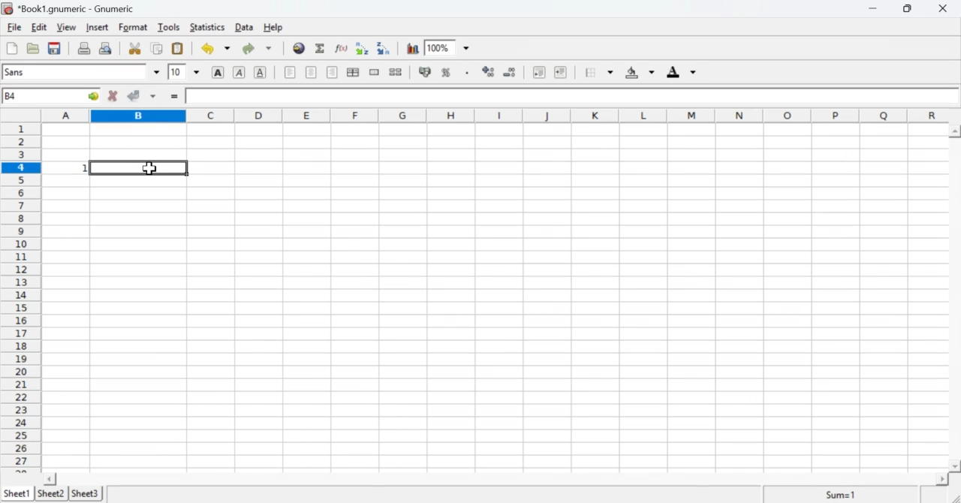 The height and width of the screenshot is (503, 961). I want to click on scroll down, so click(955, 466).